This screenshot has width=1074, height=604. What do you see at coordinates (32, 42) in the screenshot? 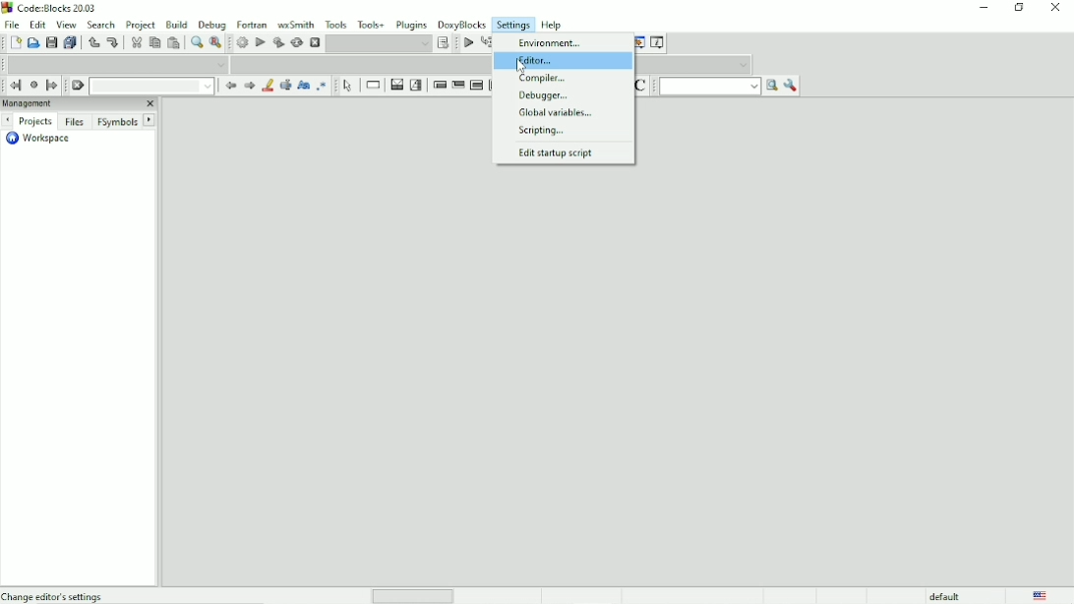
I see `Open` at bounding box center [32, 42].